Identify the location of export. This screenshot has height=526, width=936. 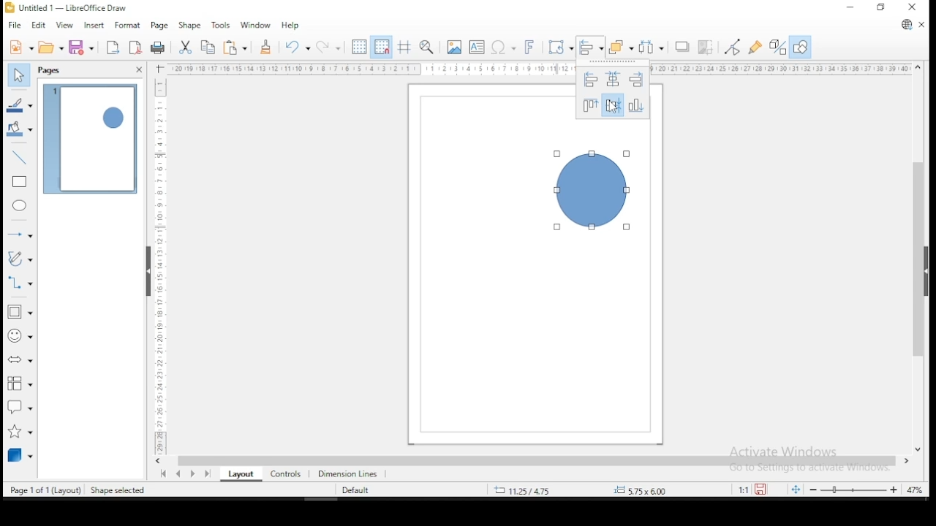
(111, 47).